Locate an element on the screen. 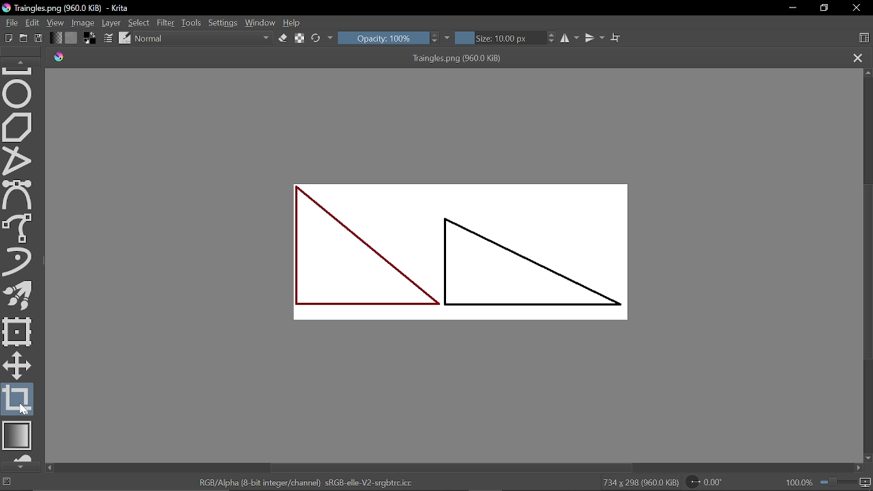 Image resolution: width=873 pixels, height=491 pixels. Foreground color is located at coordinates (91, 38).